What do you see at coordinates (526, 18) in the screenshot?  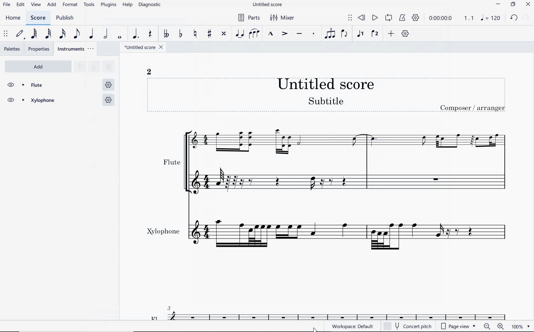 I see `REDO` at bounding box center [526, 18].